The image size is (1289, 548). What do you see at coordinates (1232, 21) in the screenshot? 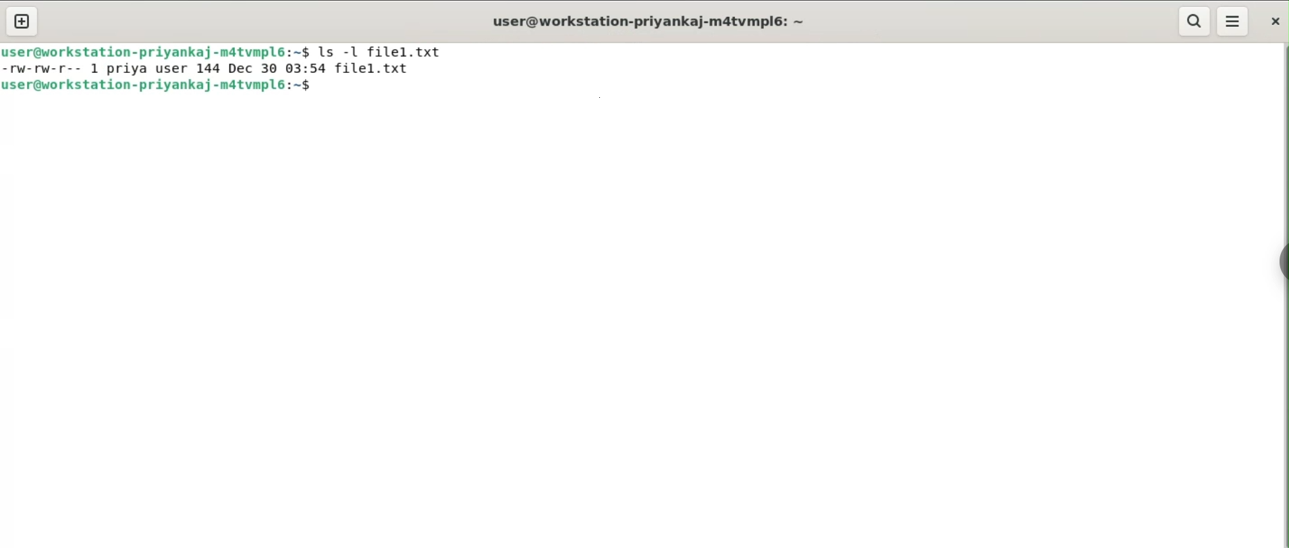
I see `menu` at bounding box center [1232, 21].